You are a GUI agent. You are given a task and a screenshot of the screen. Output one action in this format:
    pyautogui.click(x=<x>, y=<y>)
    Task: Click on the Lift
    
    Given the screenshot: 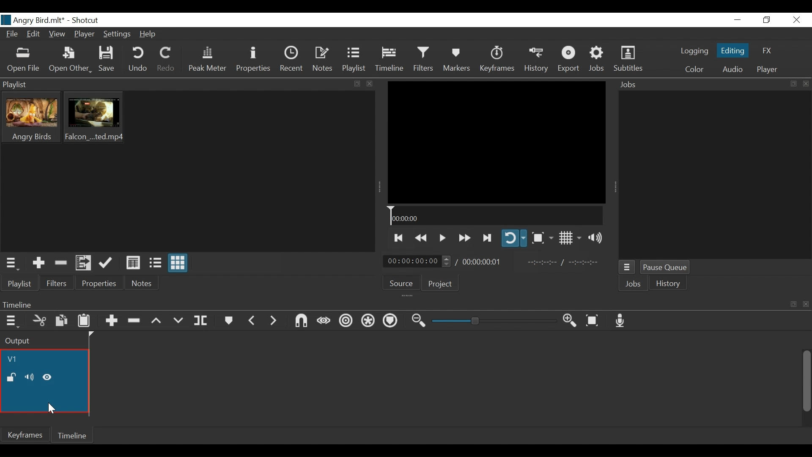 What is the action you would take?
    pyautogui.click(x=155, y=321)
    